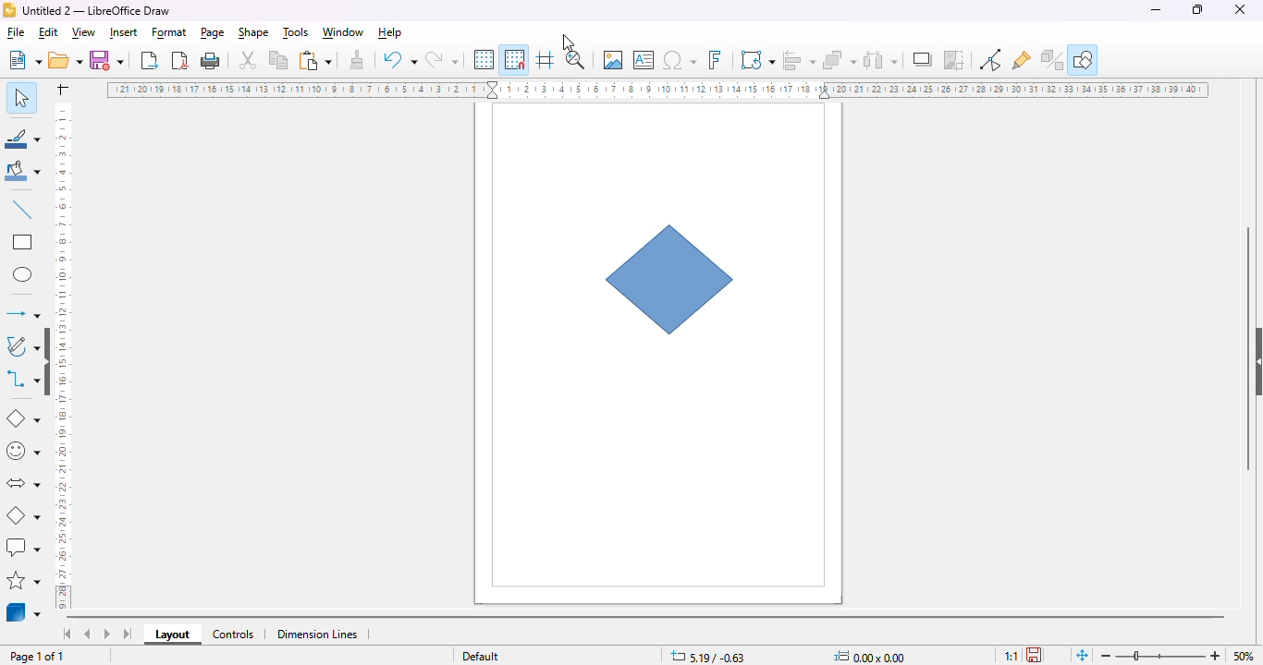  Describe the element at coordinates (24, 61) in the screenshot. I see `new` at that location.